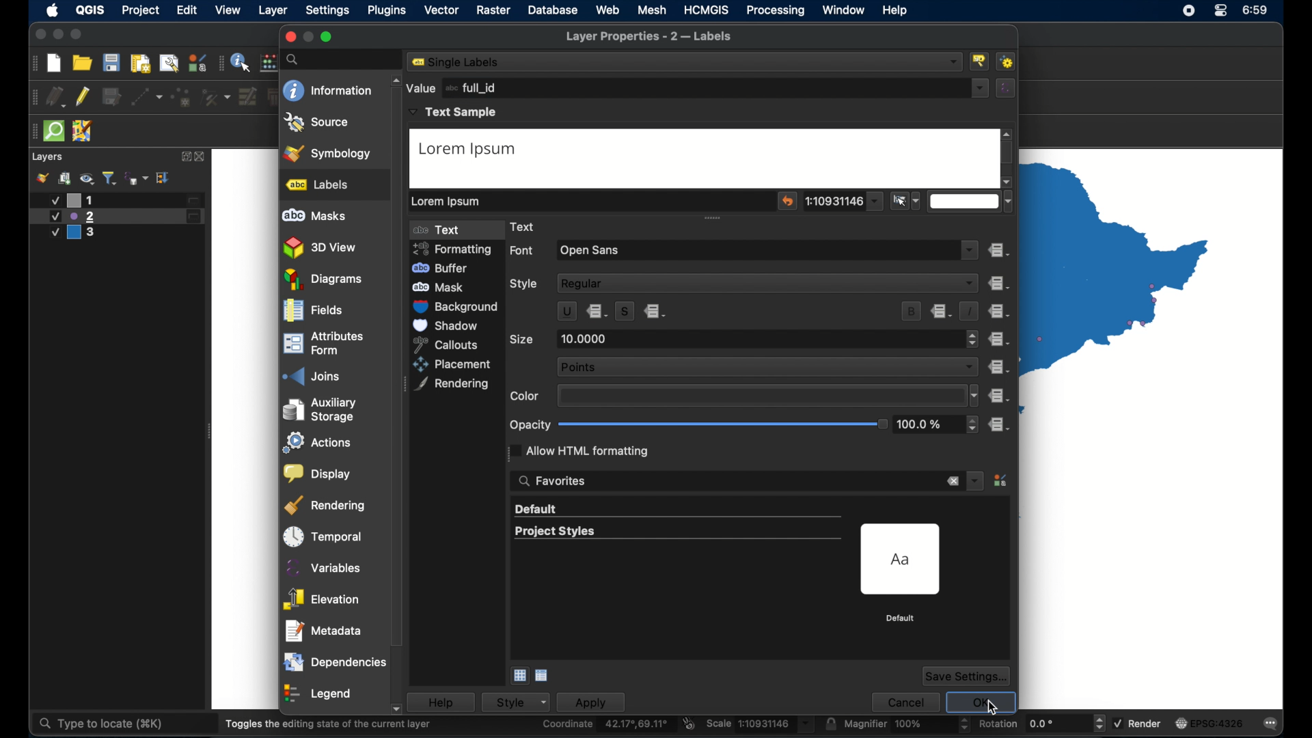 The image size is (1312, 738). I want to click on window, so click(844, 11).